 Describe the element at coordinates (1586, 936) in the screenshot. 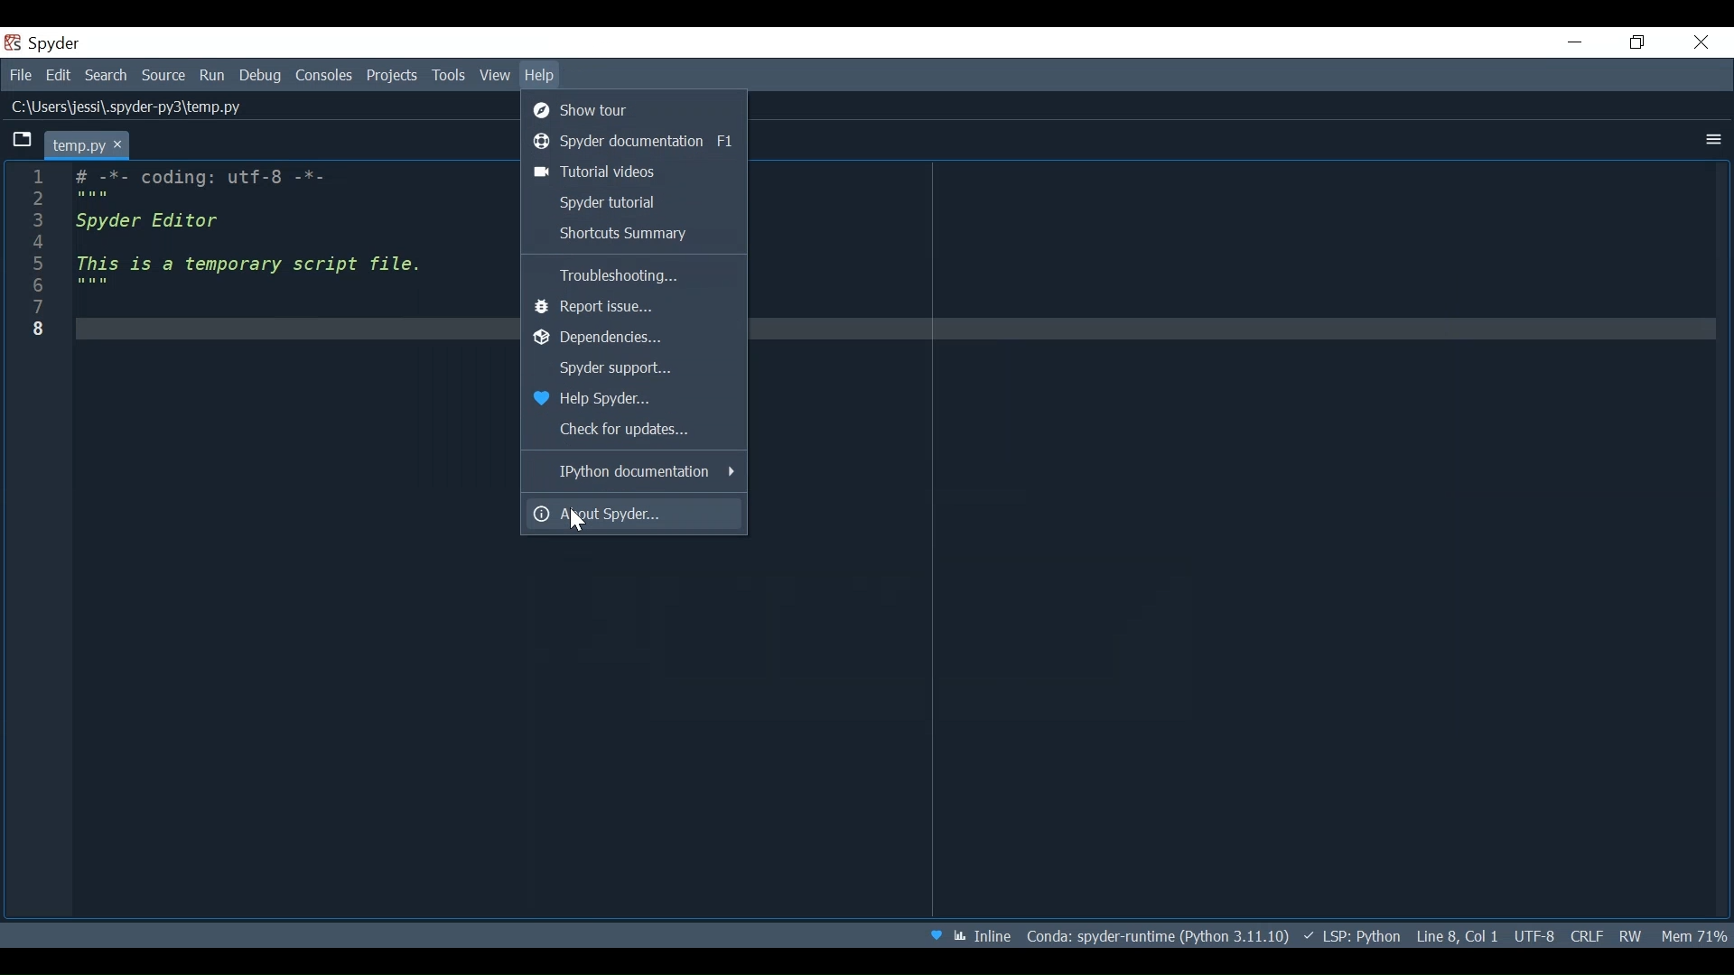

I see `File EQL Status` at that location.